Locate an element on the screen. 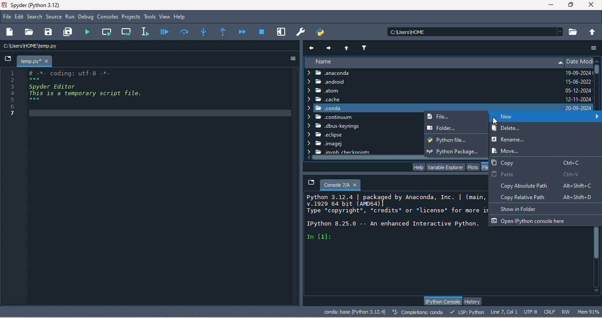  stop debugging is located at coordinates (262, 31).